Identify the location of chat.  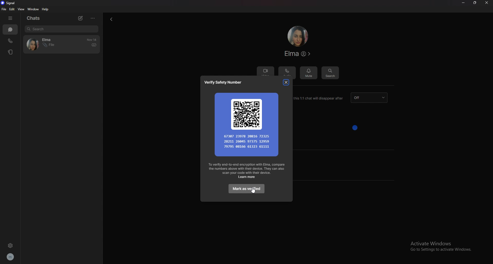
(48, 44).